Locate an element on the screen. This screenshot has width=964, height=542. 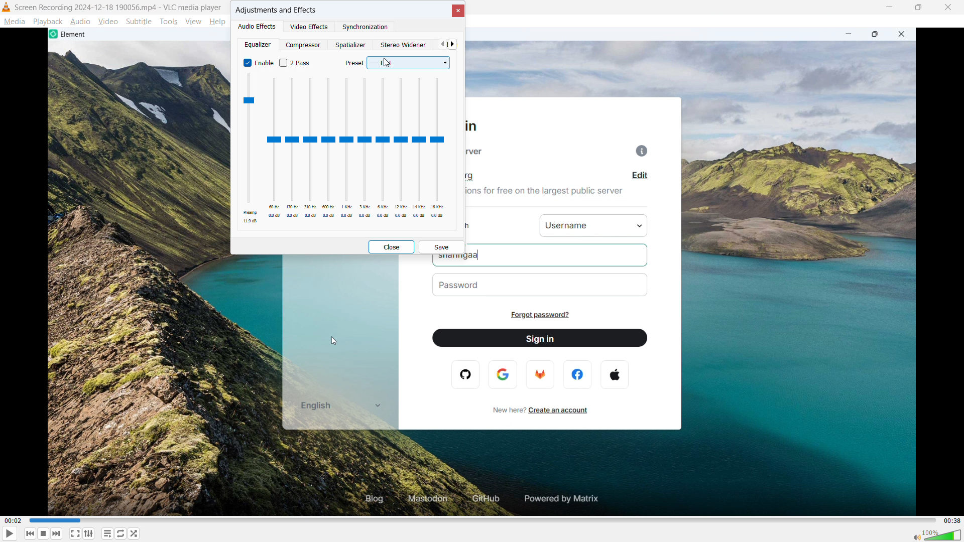
minimise  is located at coordinates (891, 8).